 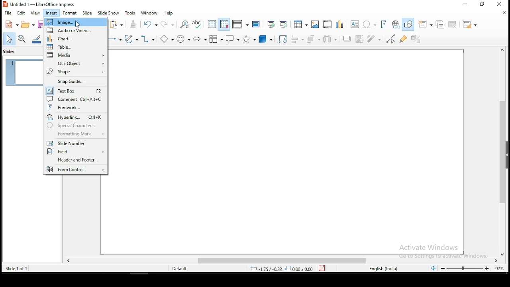 What do you see at coordinates (29, 24) in the screenshot?
I see `open` at bounding box center [29, 24].